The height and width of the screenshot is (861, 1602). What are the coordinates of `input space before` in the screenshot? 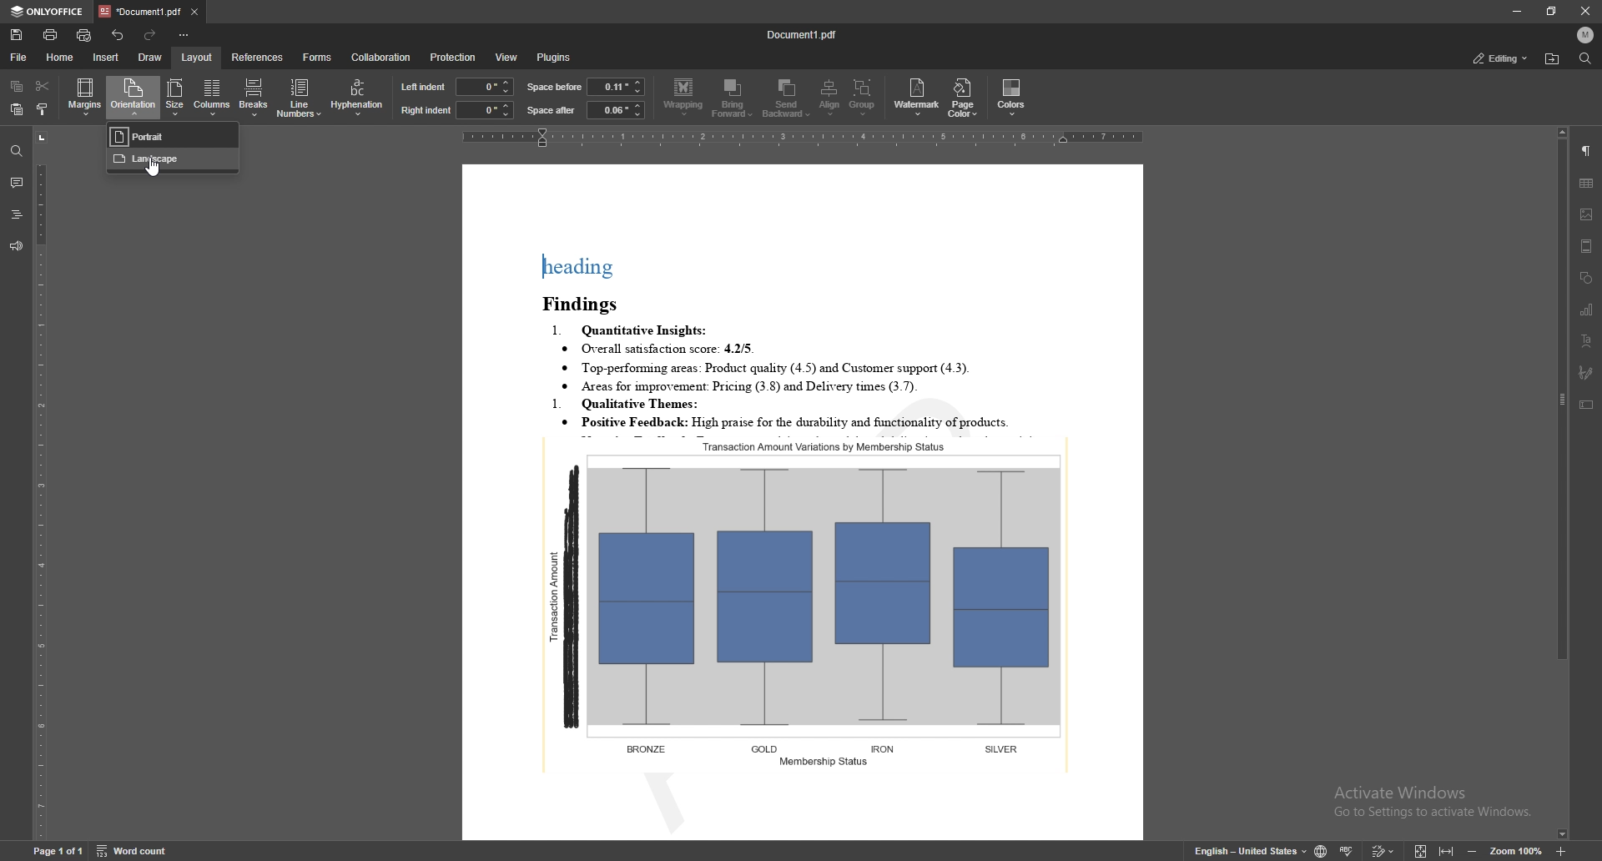 It's located at (615, 86).